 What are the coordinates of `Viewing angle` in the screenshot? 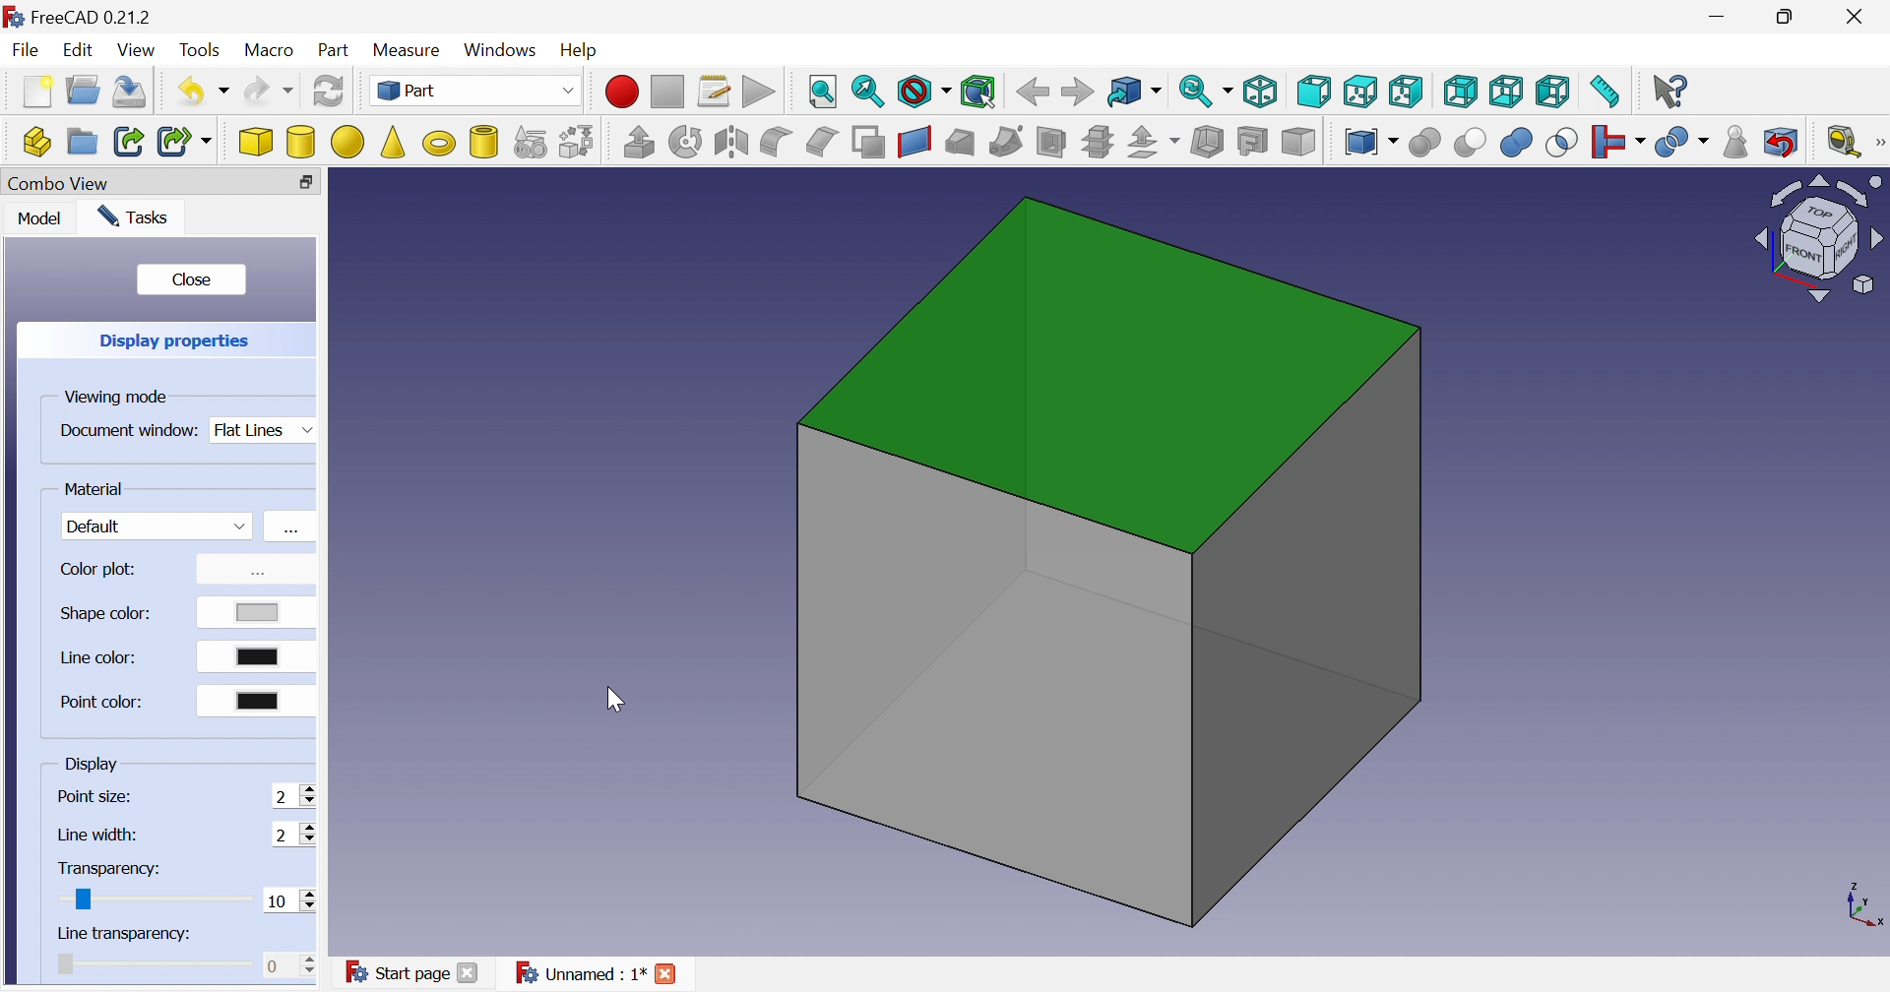 It's located at (1814, 239).